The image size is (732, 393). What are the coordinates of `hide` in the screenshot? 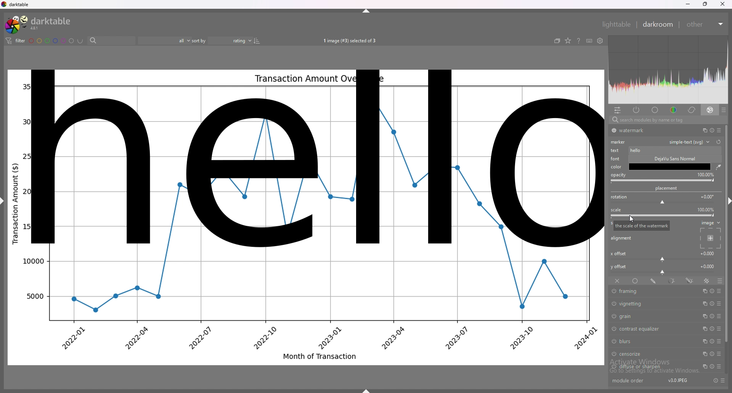 It's located at (367, 11).